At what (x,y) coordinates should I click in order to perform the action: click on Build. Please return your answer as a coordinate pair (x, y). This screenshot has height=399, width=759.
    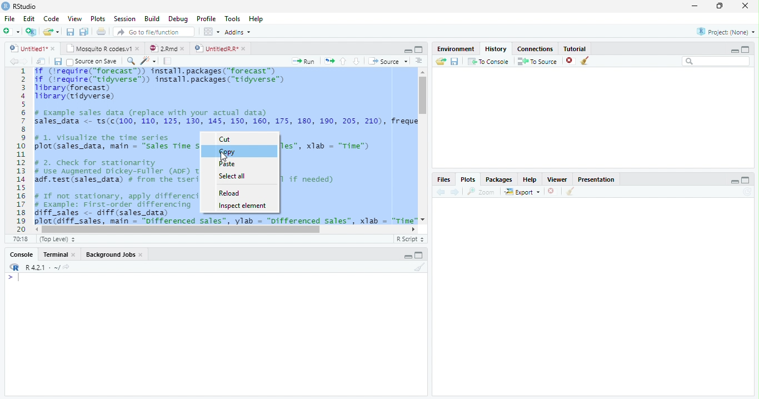
    Looking at the image, I should click on (152, 18).